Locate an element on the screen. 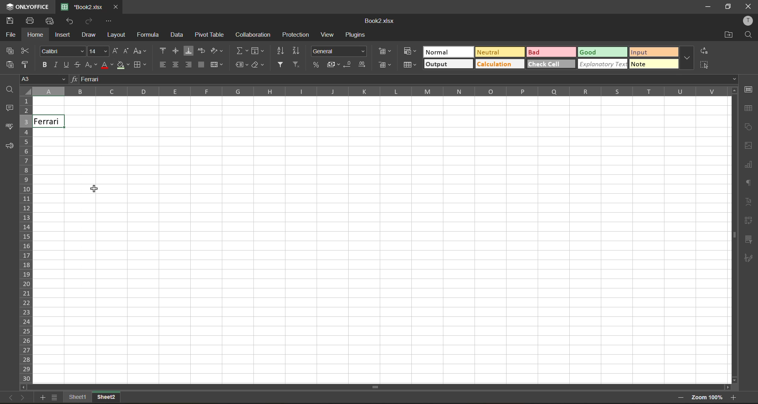 The image size is (758, 404). text is located at coordinates (749, 202).